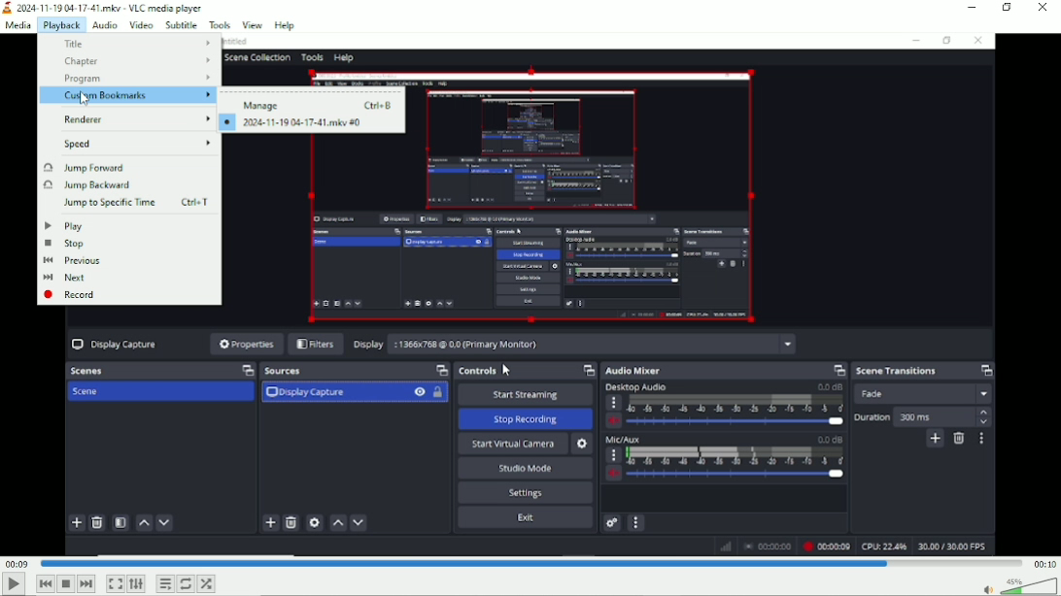  Describe the element at coordinates (1014, 586) in the screenshot. I see `Volume` at that location.